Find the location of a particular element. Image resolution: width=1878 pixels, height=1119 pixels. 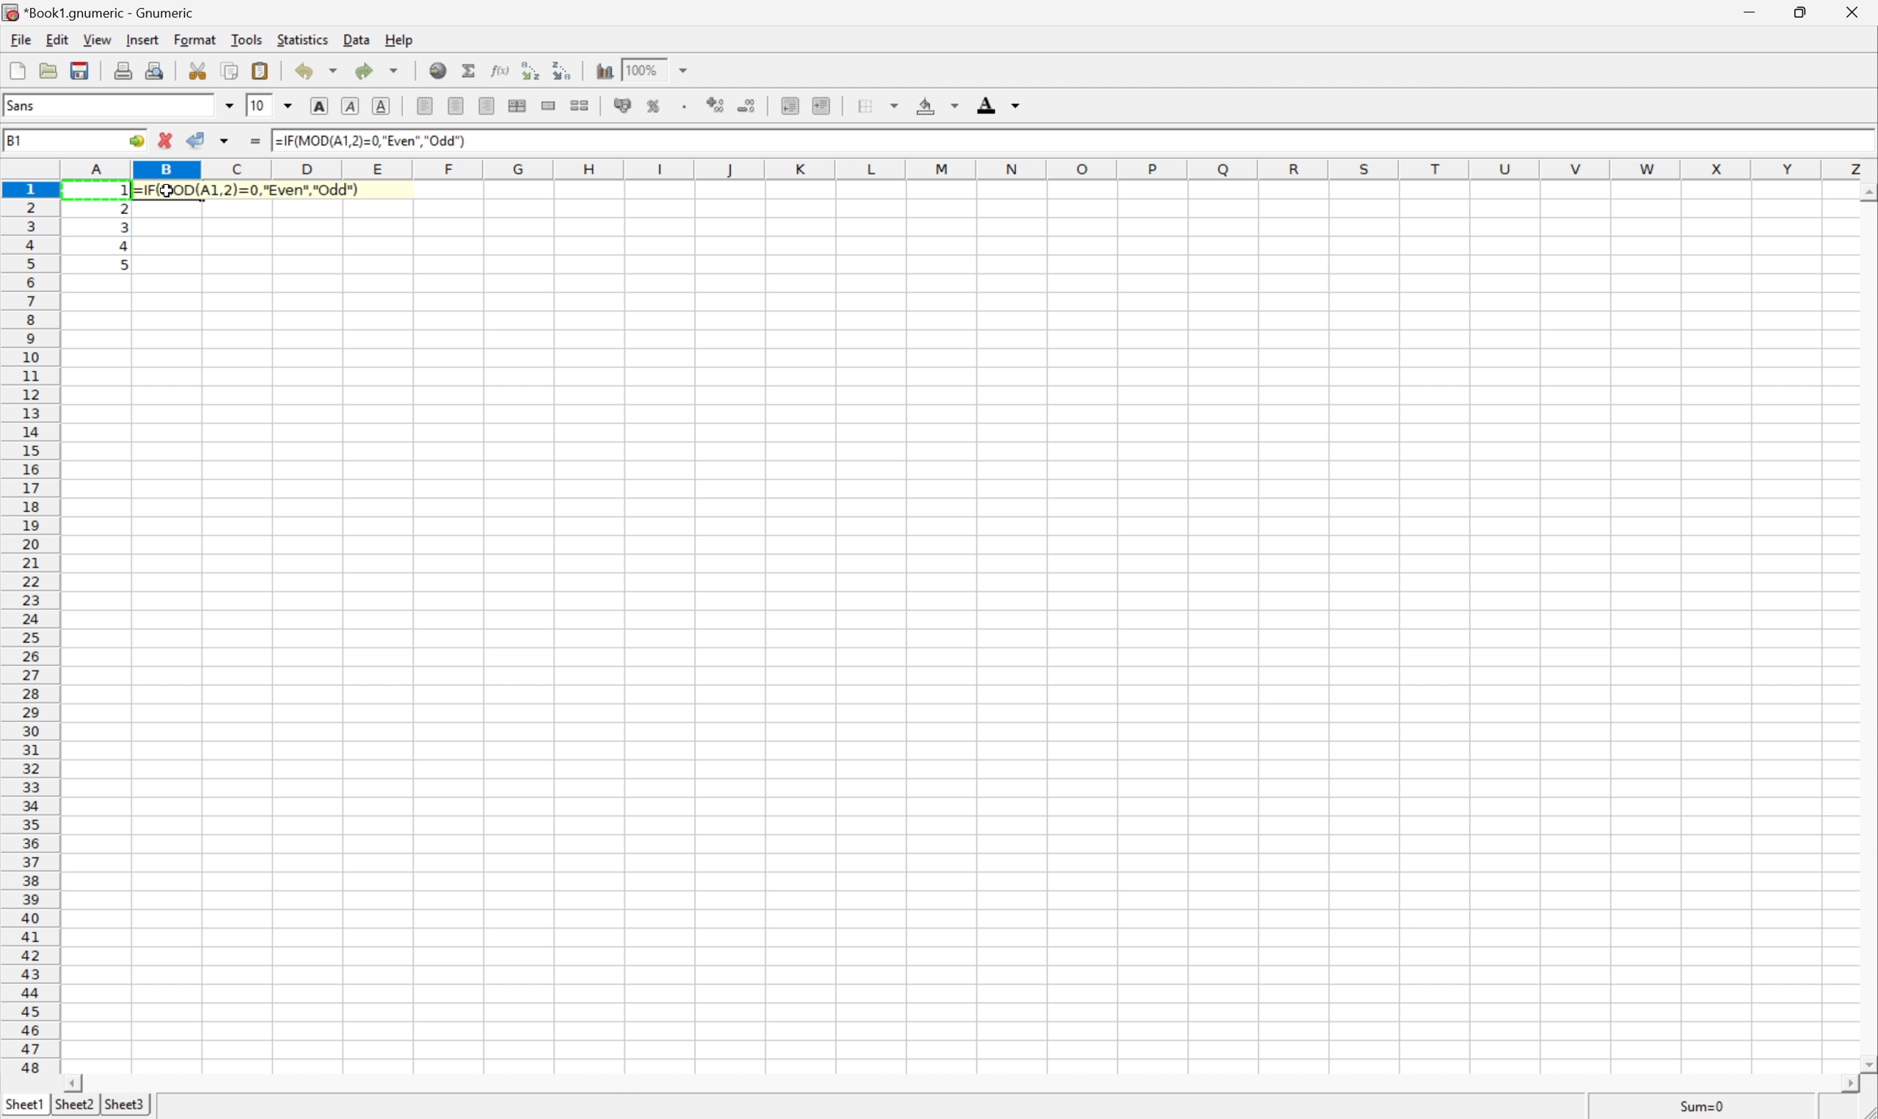

Set the format of the selected cells to include a thousands separator is located at coordinates (684, 106).